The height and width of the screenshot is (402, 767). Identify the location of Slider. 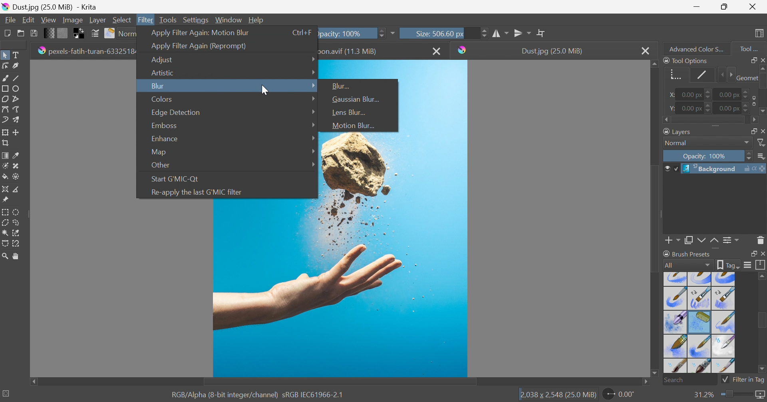
(749, 156).